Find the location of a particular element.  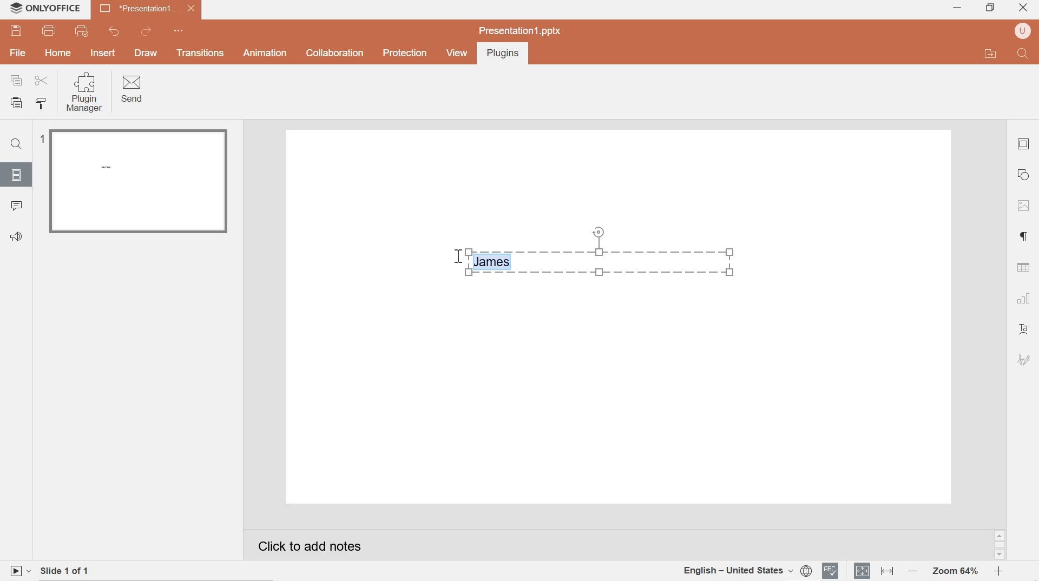

user is located at coordinates (1023, 31).